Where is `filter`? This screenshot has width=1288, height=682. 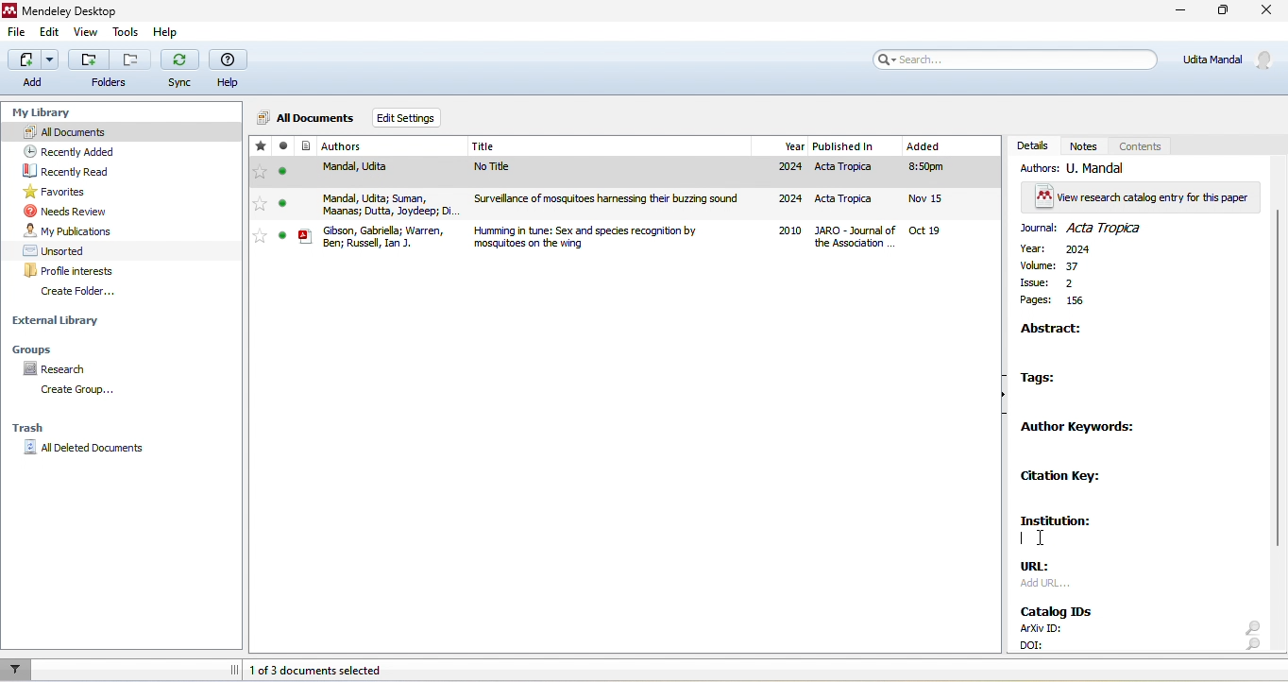
filter is located at coordinates (17, 670).